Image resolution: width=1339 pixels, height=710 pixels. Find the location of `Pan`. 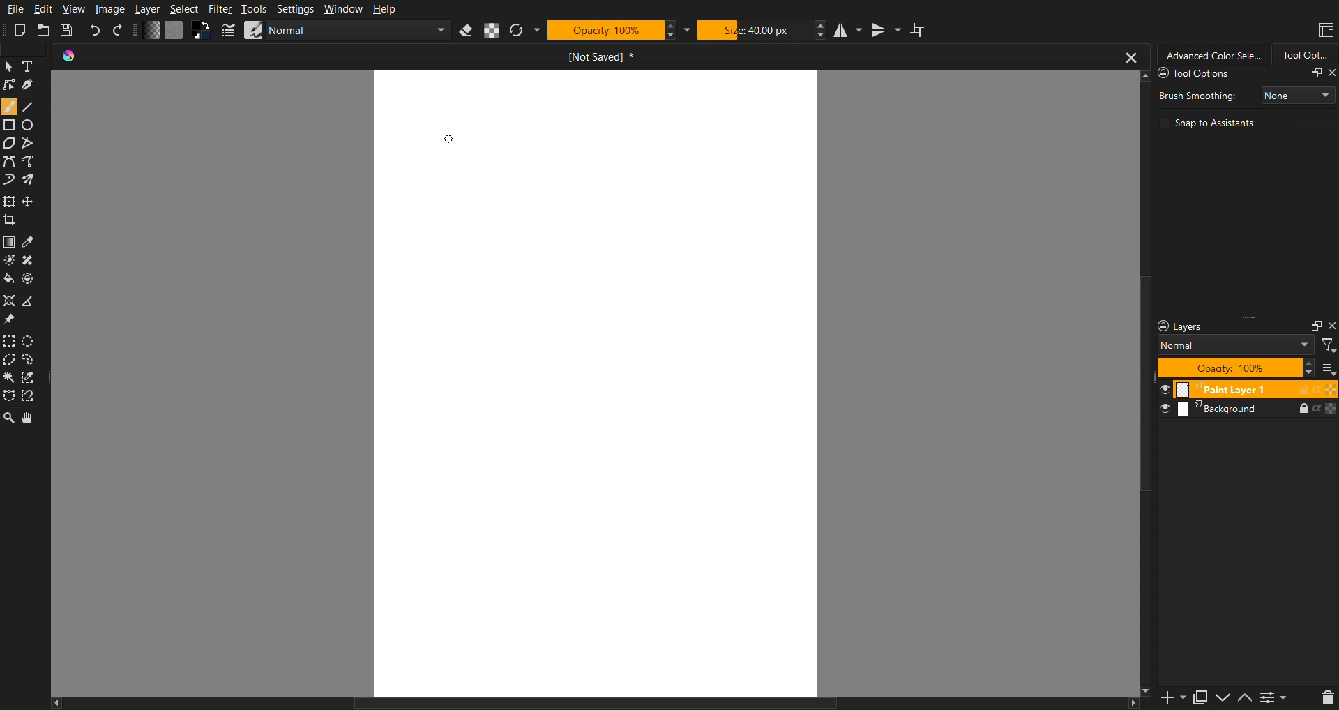

Pan is located at coordinates (35, 419).